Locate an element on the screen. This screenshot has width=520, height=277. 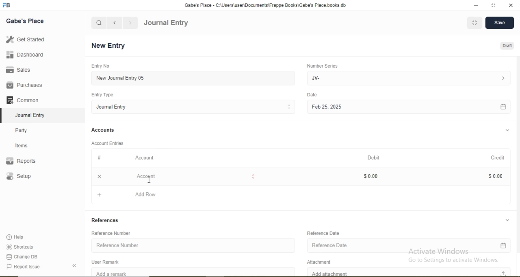
Purchases is located at coordinates (24, 85).